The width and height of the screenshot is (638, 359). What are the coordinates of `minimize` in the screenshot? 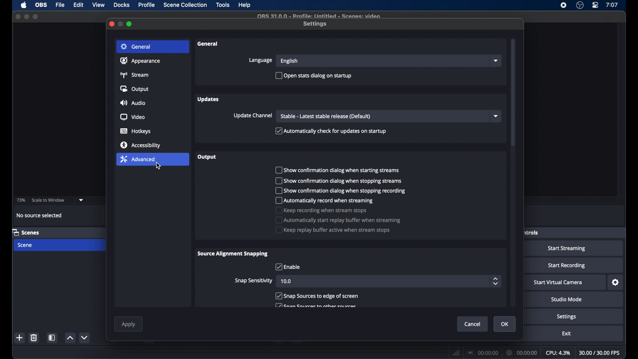 It's located at (120, 24).